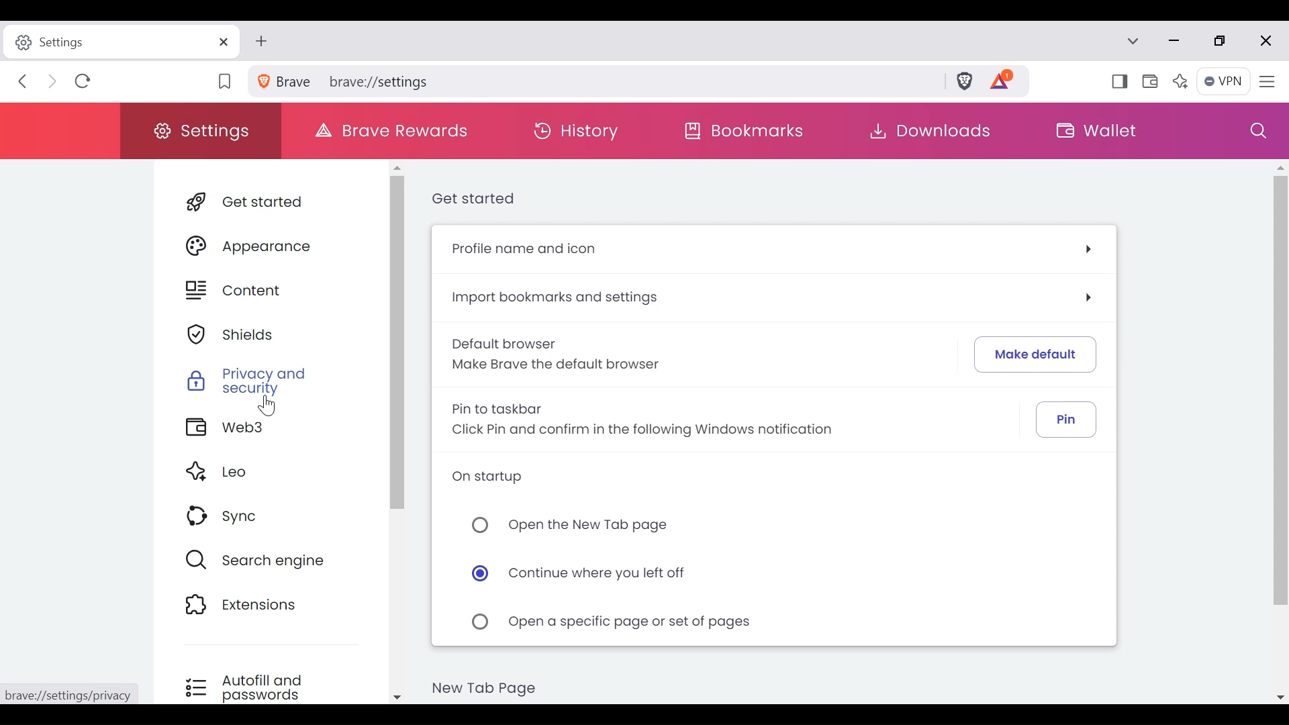 Image resolution: width=1289 pixels, height=725 pixels. Describe the element at coordinates (1226, 42) in the screenshot. I see `restore` at that location.